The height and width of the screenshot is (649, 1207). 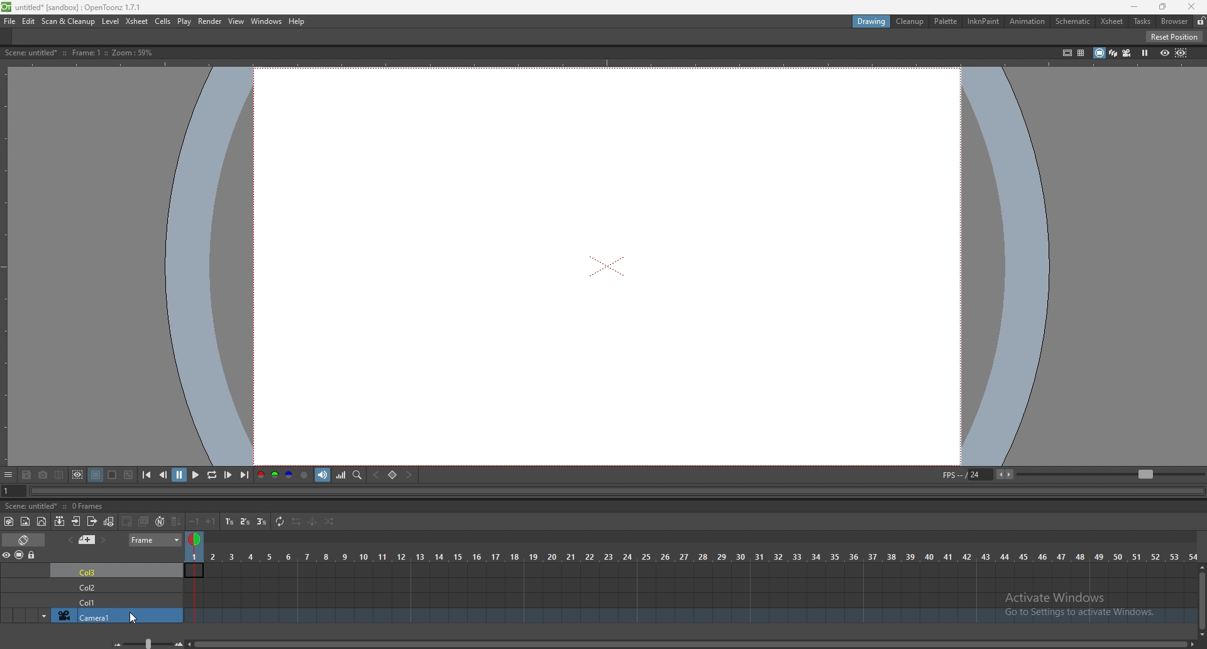 I want to click on toggle timeline, so click(x=24, y=539).